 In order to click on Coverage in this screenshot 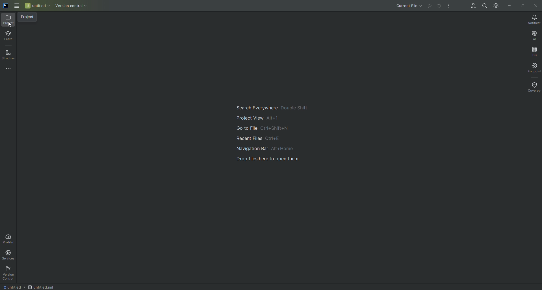, I will do `click(533, 85)`.